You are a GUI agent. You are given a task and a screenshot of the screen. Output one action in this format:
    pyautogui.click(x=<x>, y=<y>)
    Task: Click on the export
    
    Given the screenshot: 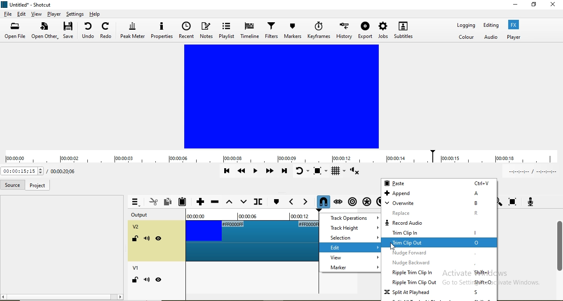 What is the action you would take?
    pyautogui.click(x=366, y=30)
    